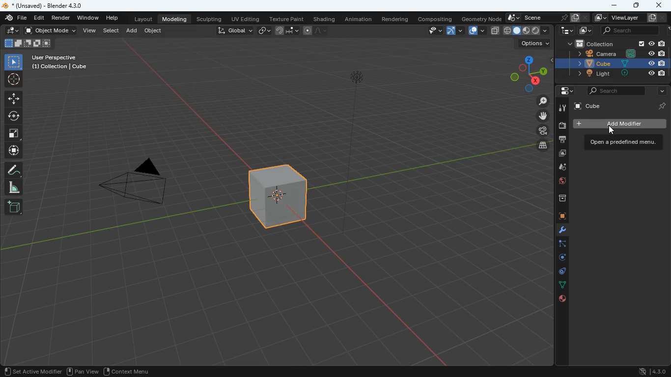 Image resolution: width=671 pixels, height=377 pixels. I want to click on seaarch, so click(632, 30).